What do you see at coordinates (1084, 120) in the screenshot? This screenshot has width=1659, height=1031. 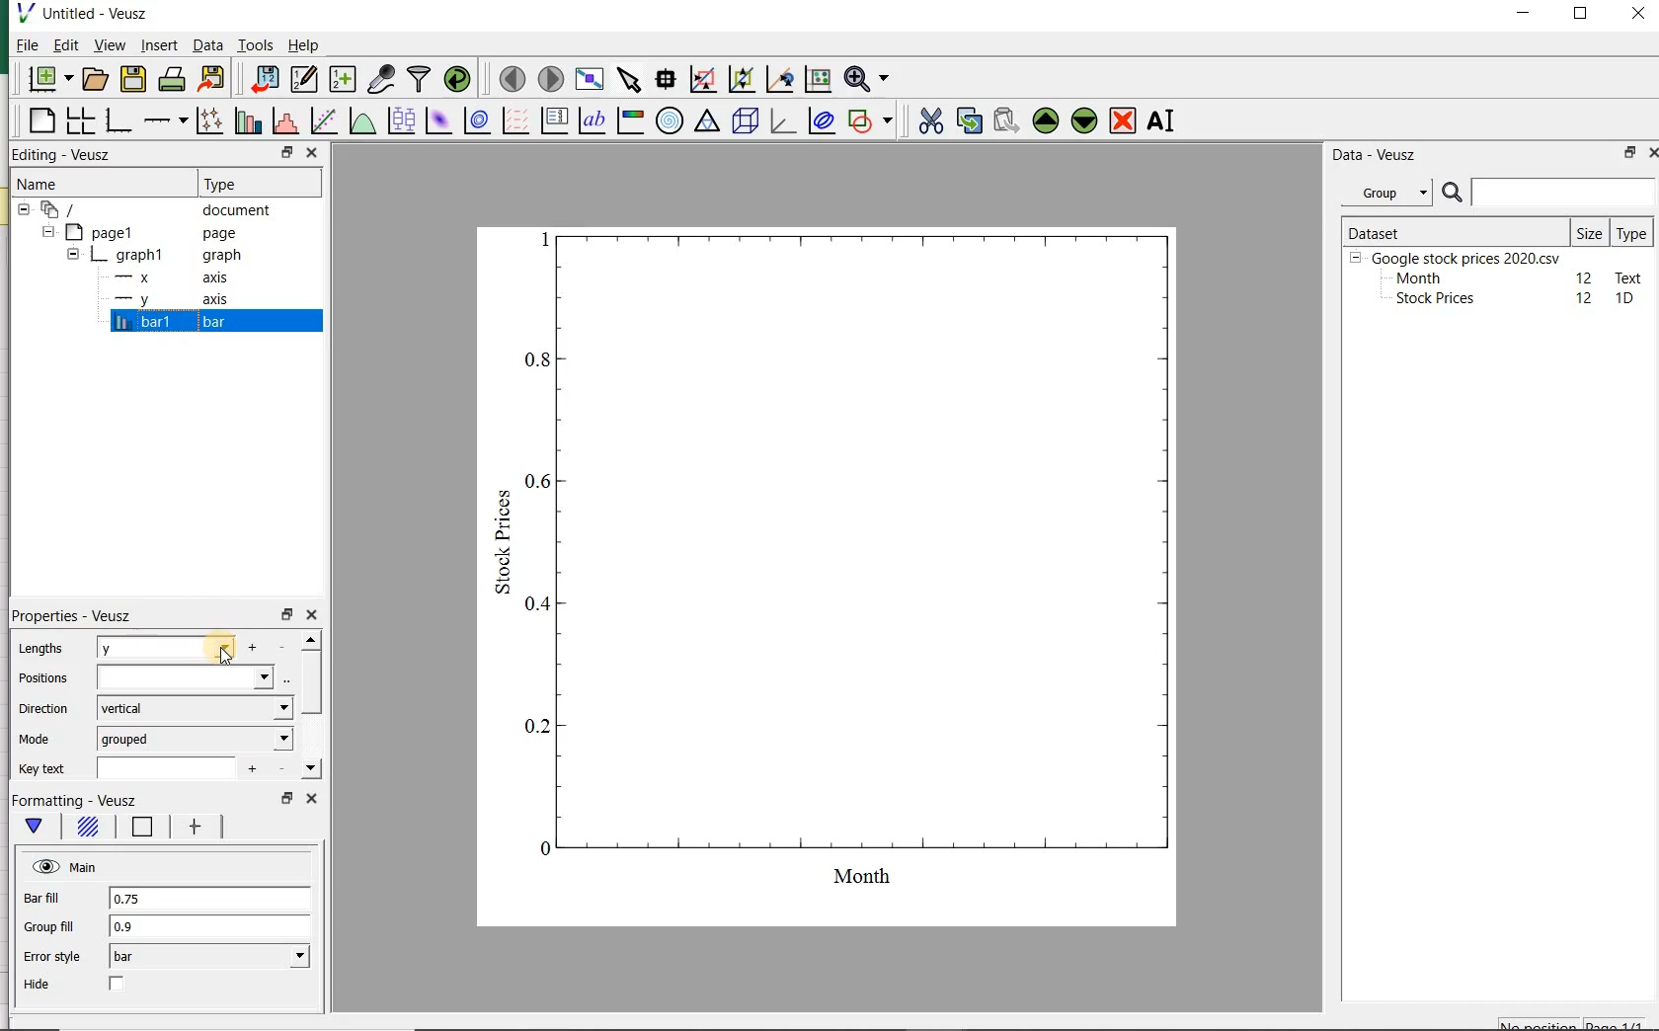 I see `move the selected widget down` at bounding box center [1084, 120].